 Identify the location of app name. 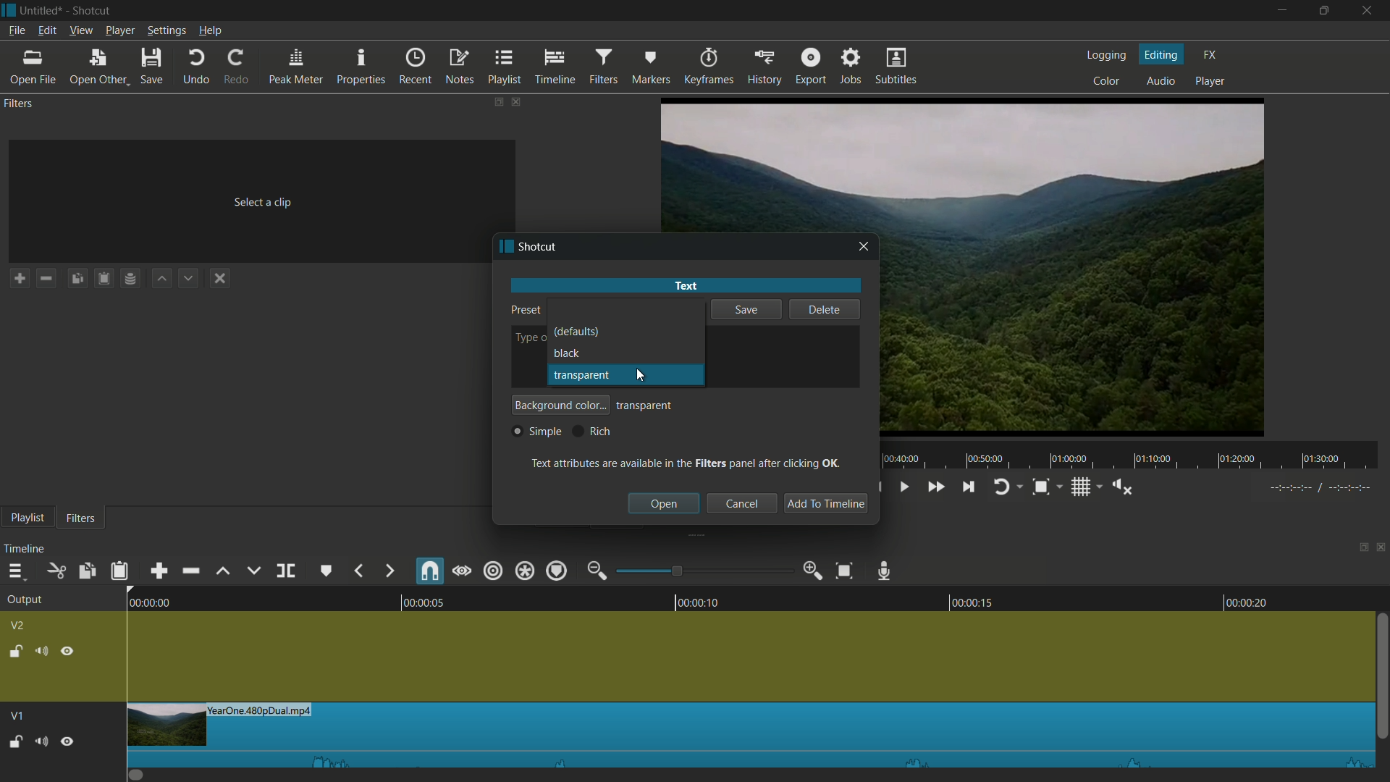
(541, 248).